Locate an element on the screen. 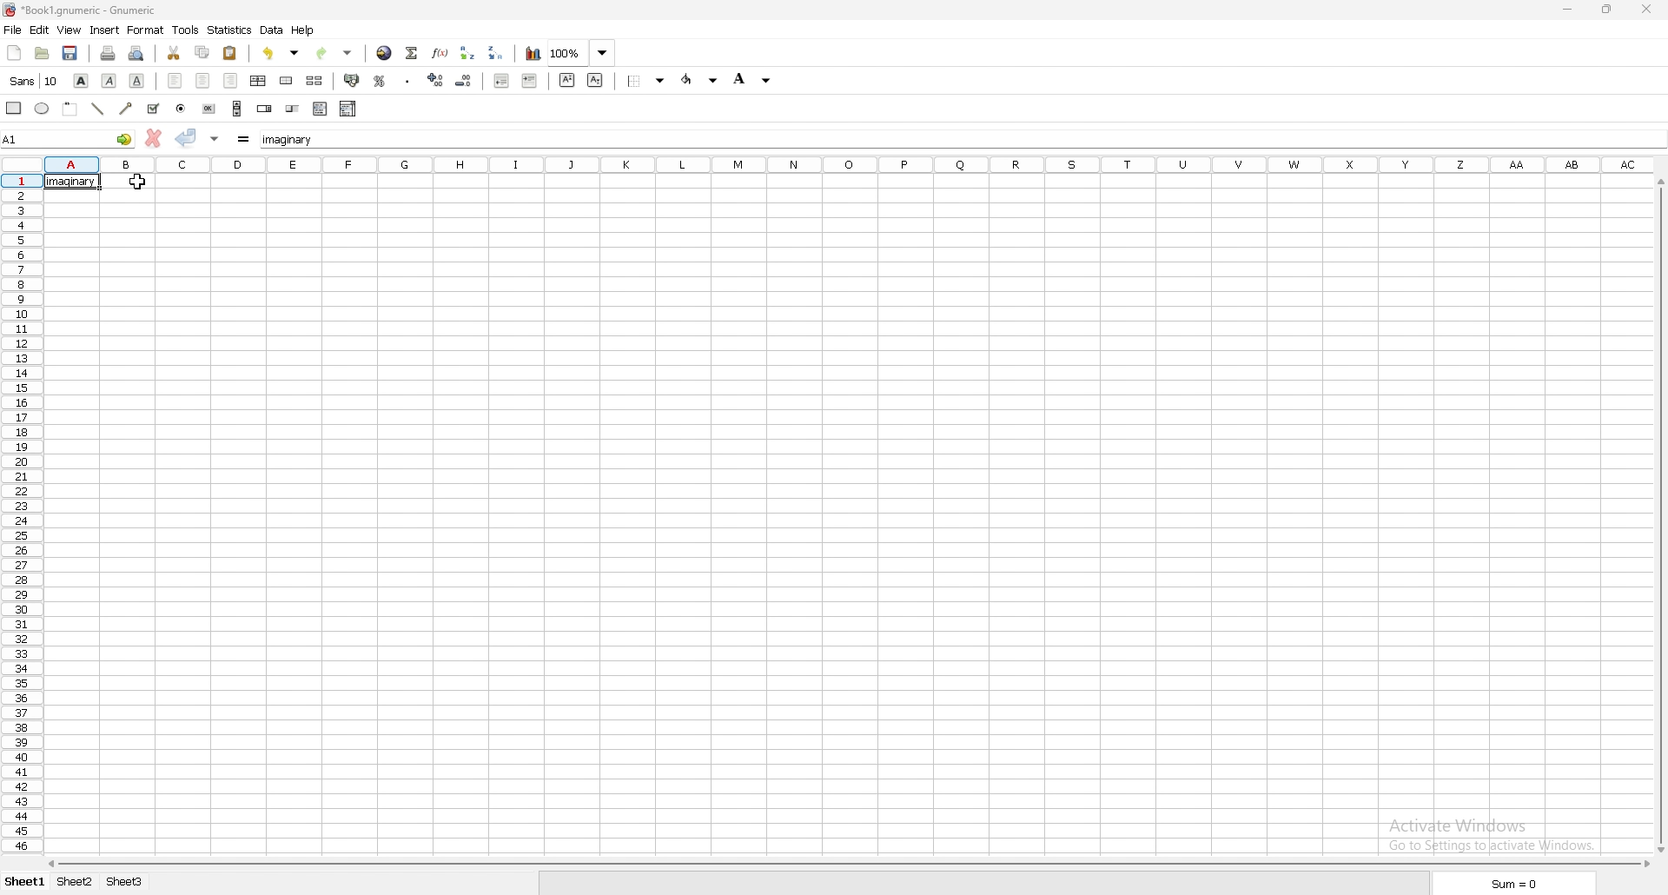  sum is located at coordinates (1512, 885).